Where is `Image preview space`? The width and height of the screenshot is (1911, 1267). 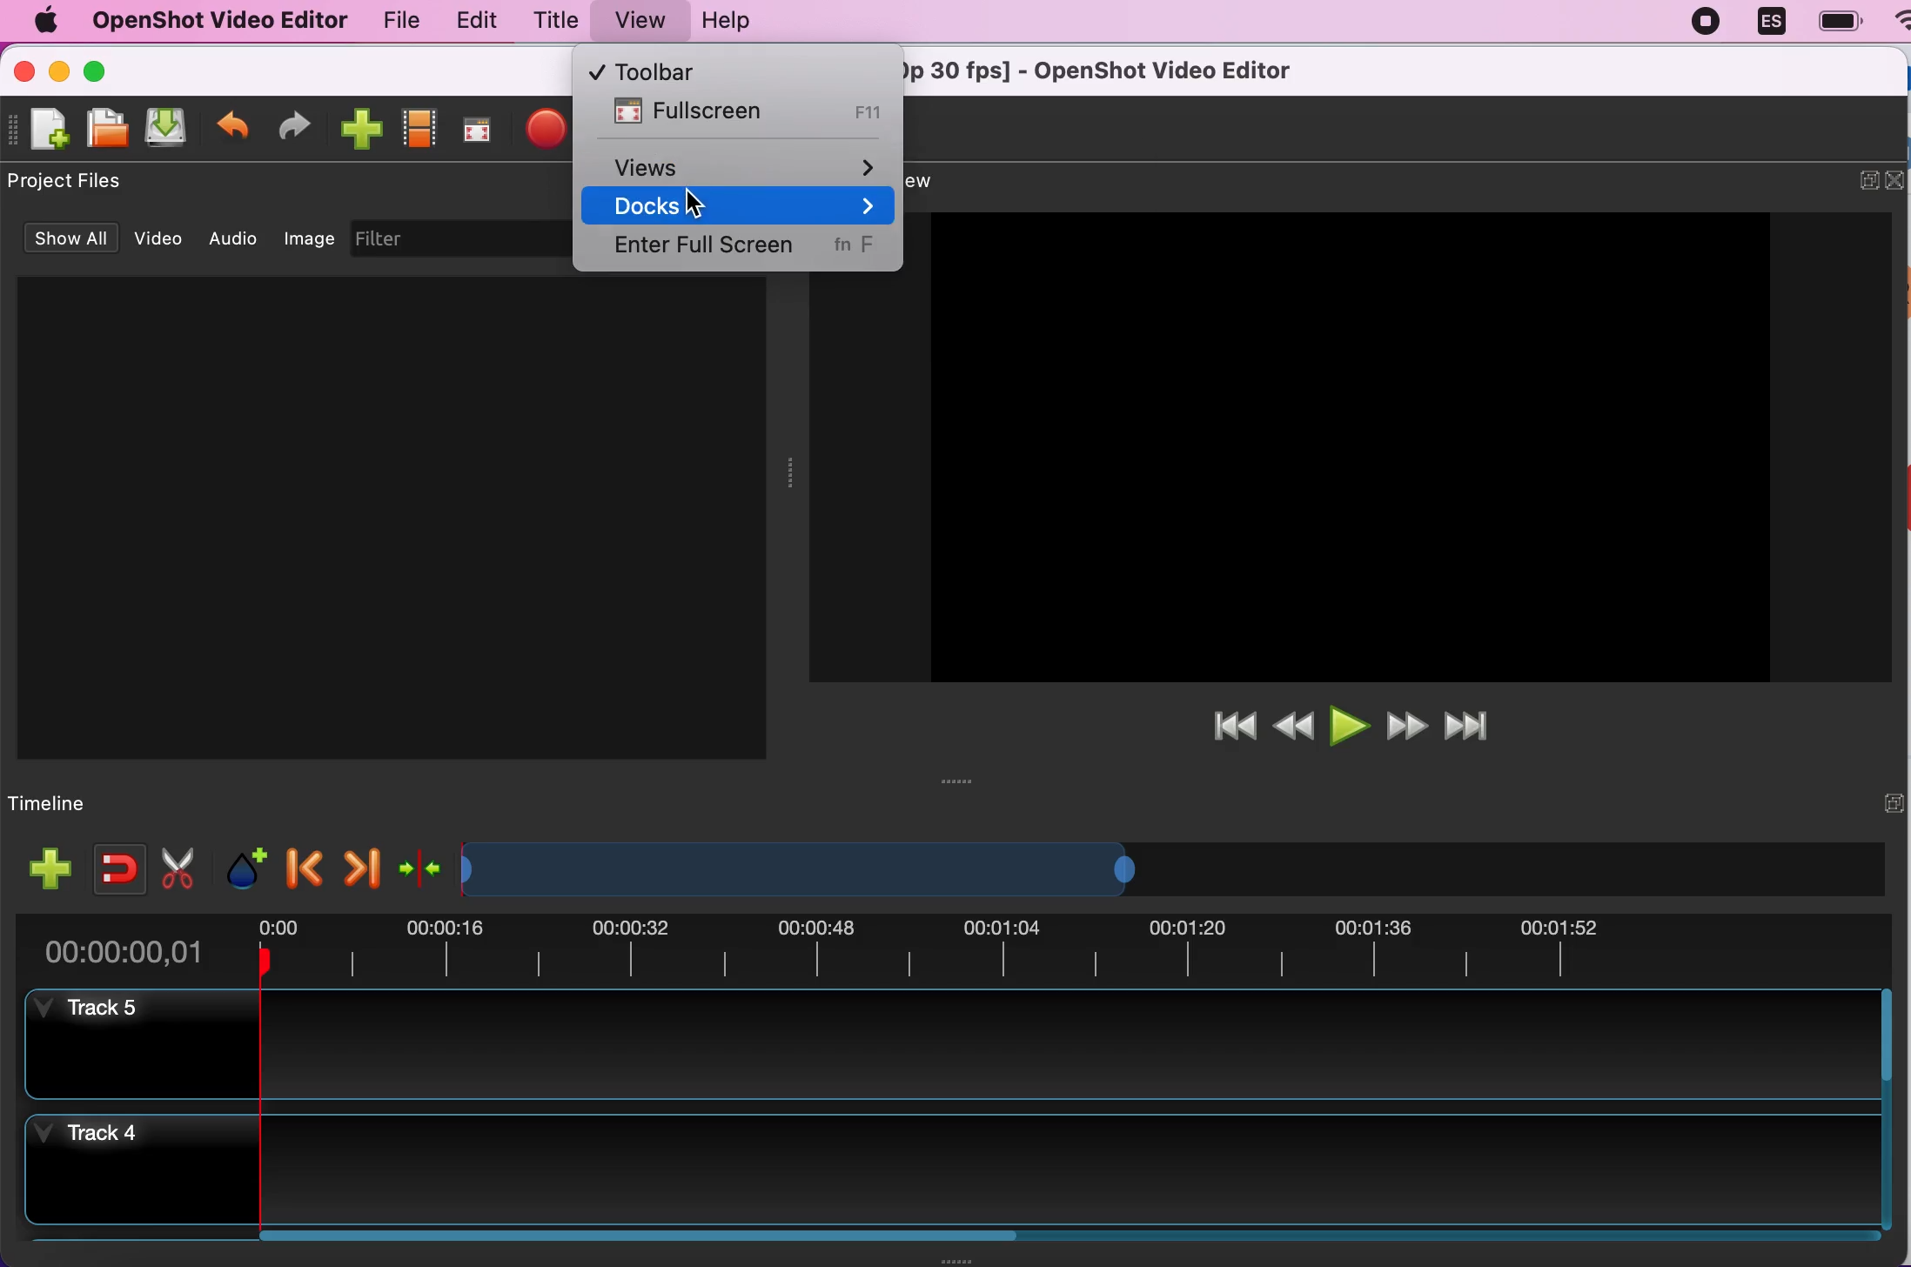 Image preview space is located at coordinates (1346, 446).